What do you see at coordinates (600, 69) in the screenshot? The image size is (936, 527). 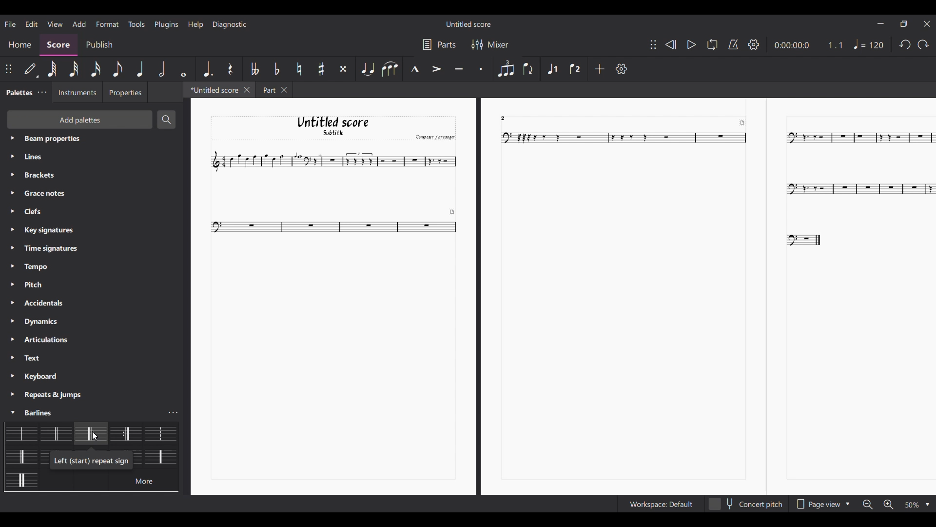 I see `Add` at bounding box center [600, 69].